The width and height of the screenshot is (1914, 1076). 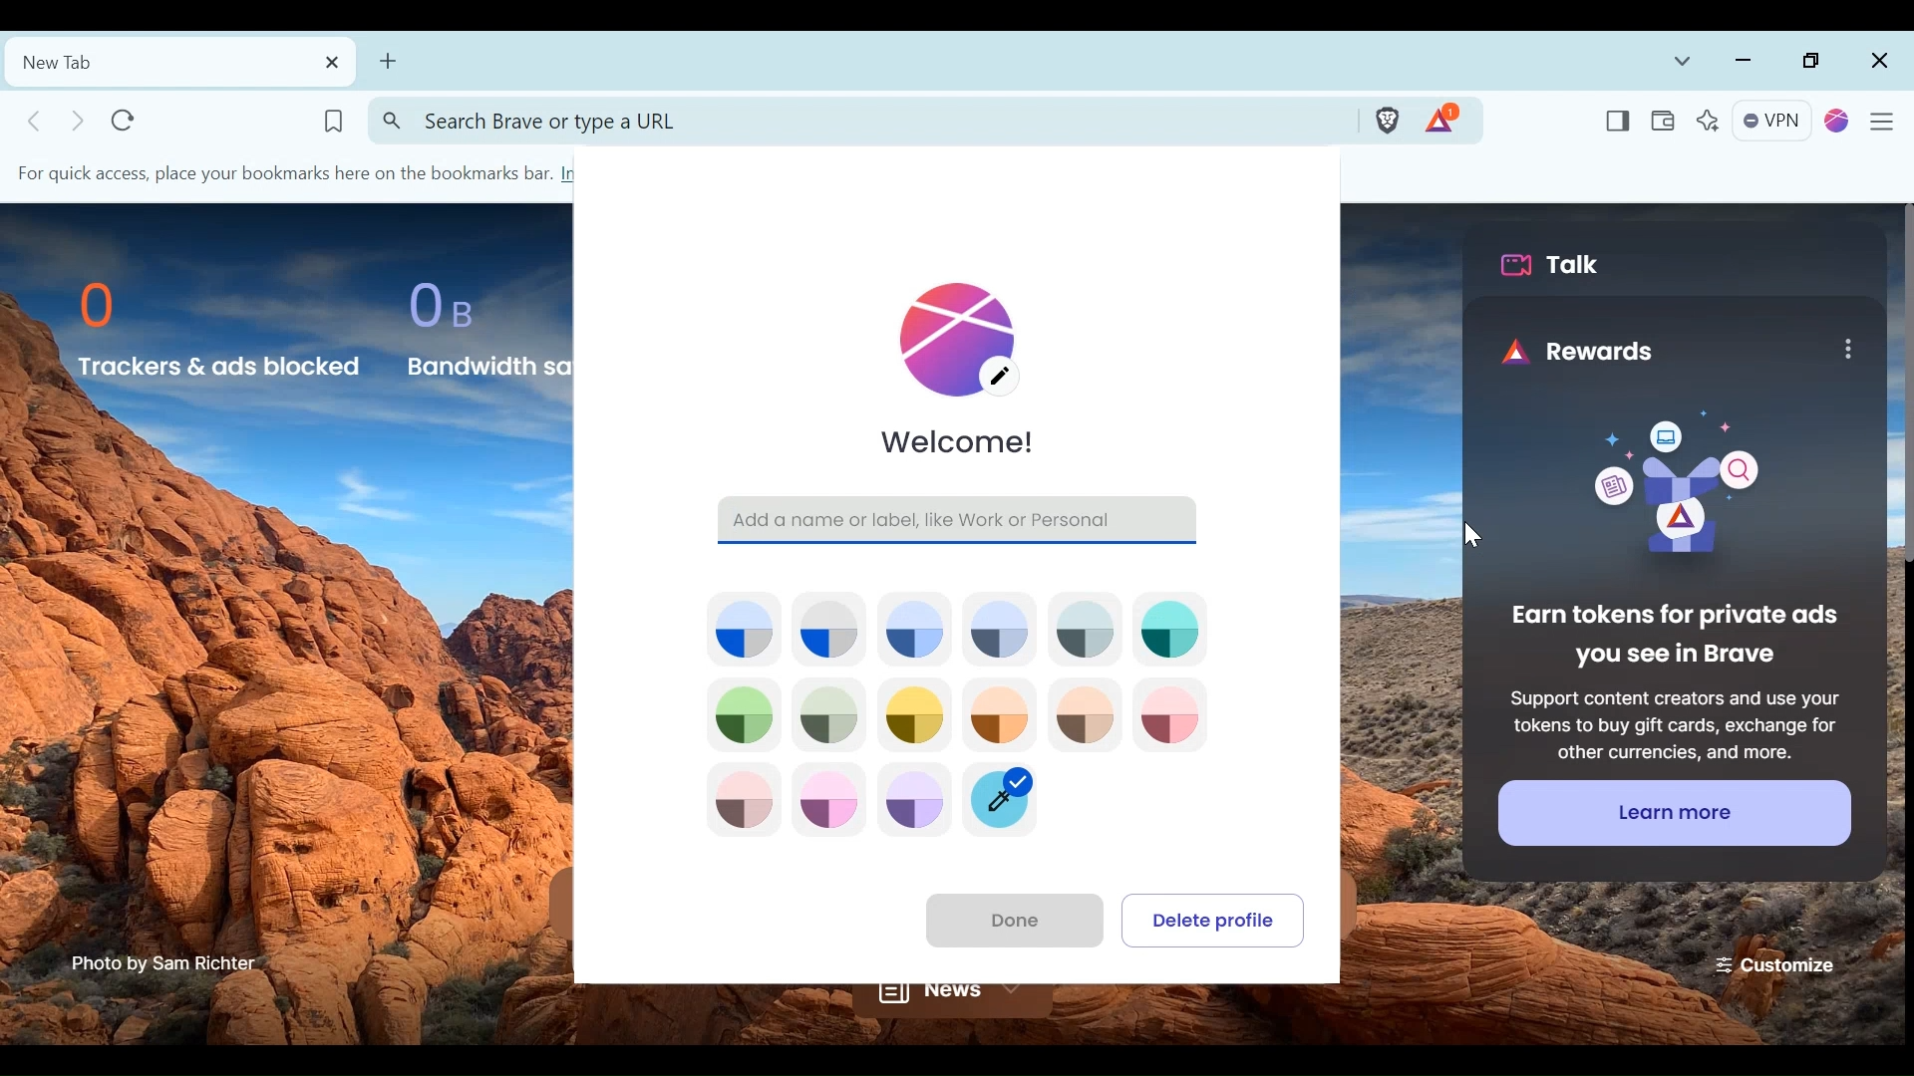 I want to click on Image, so click(x=1663, y=489).